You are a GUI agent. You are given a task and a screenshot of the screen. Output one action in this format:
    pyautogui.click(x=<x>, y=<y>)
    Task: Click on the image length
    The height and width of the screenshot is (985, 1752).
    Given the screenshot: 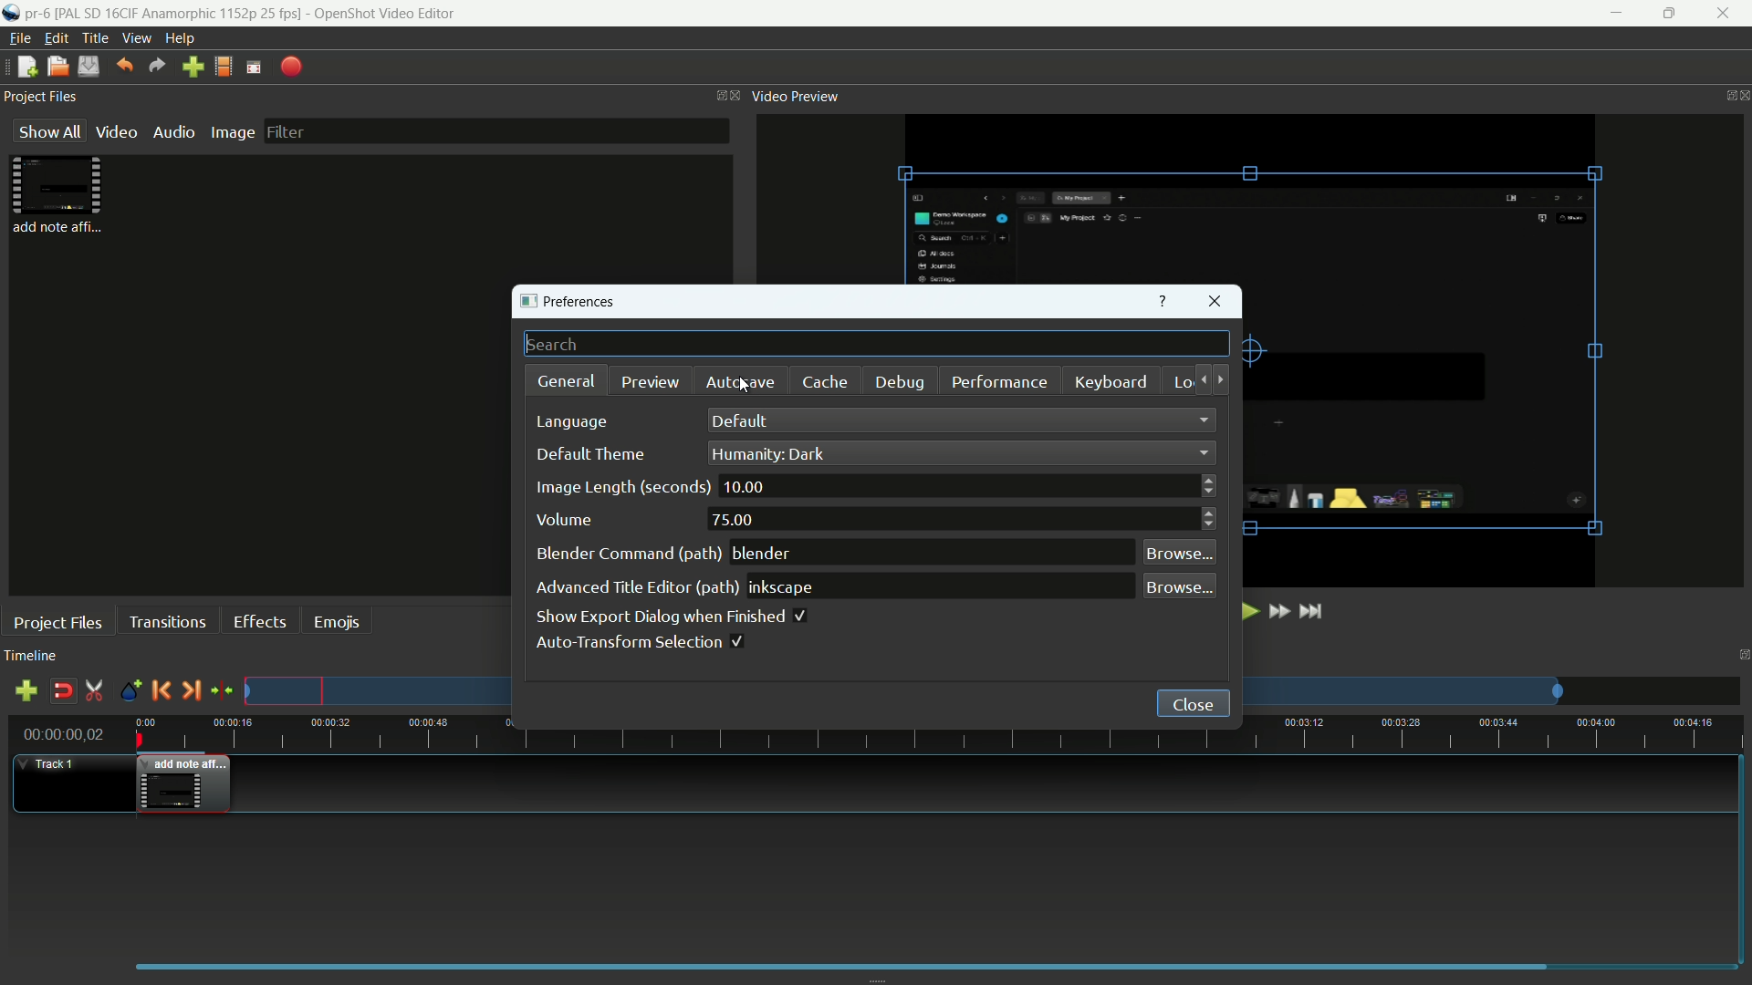 What is the action you would take?
    pyautogui.click(x=620, y=488)
    